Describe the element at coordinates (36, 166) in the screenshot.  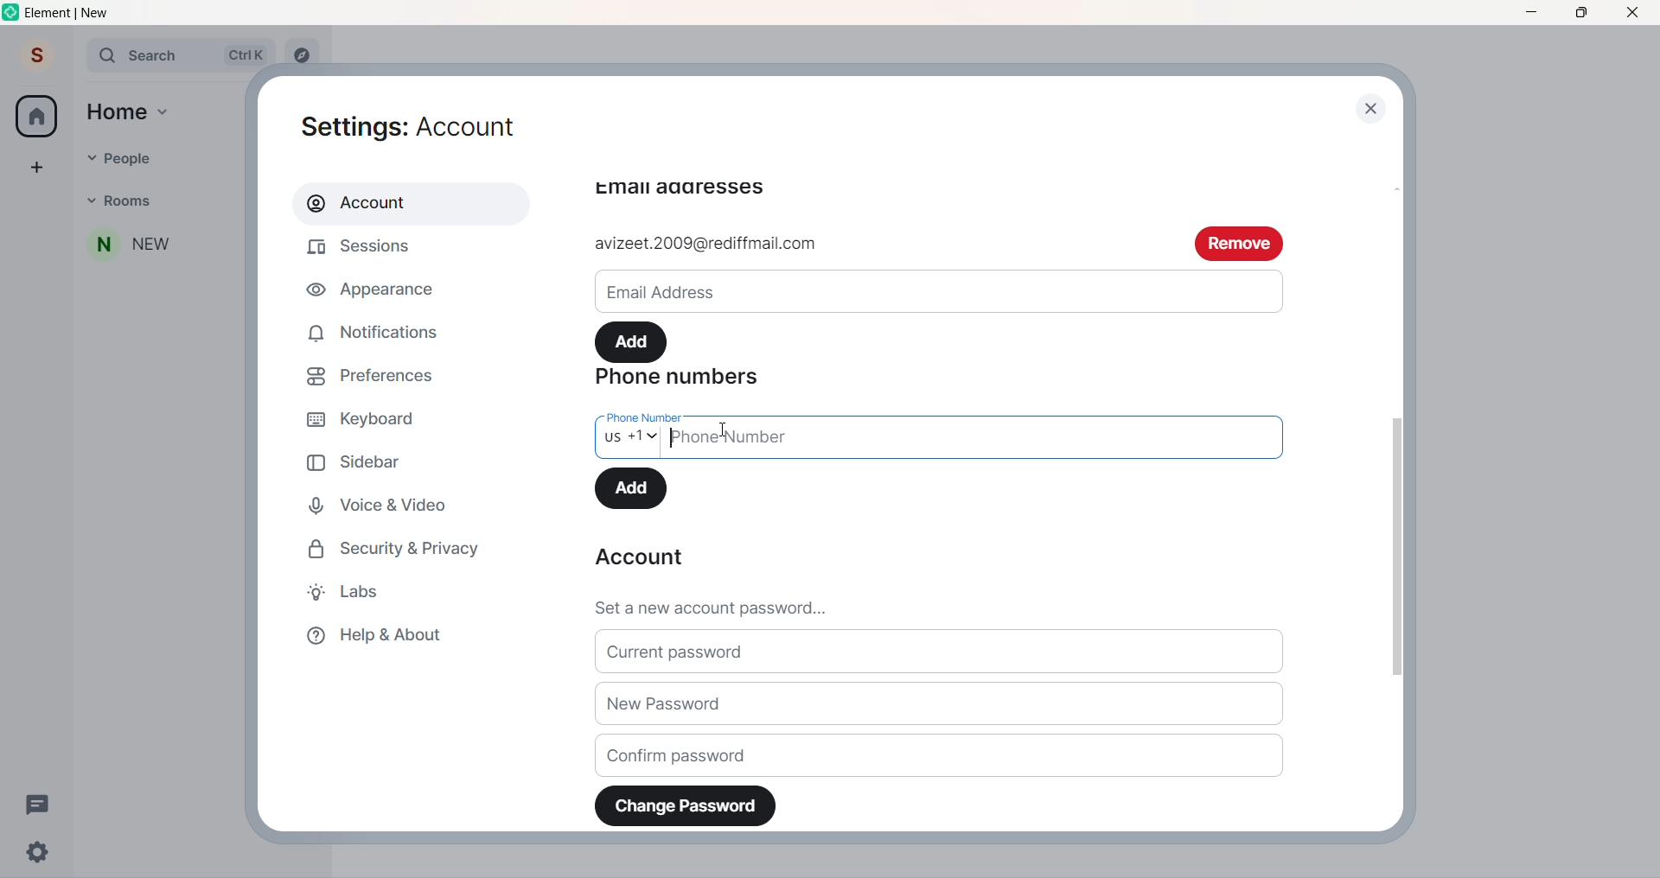
I see `Create a space` at that location.